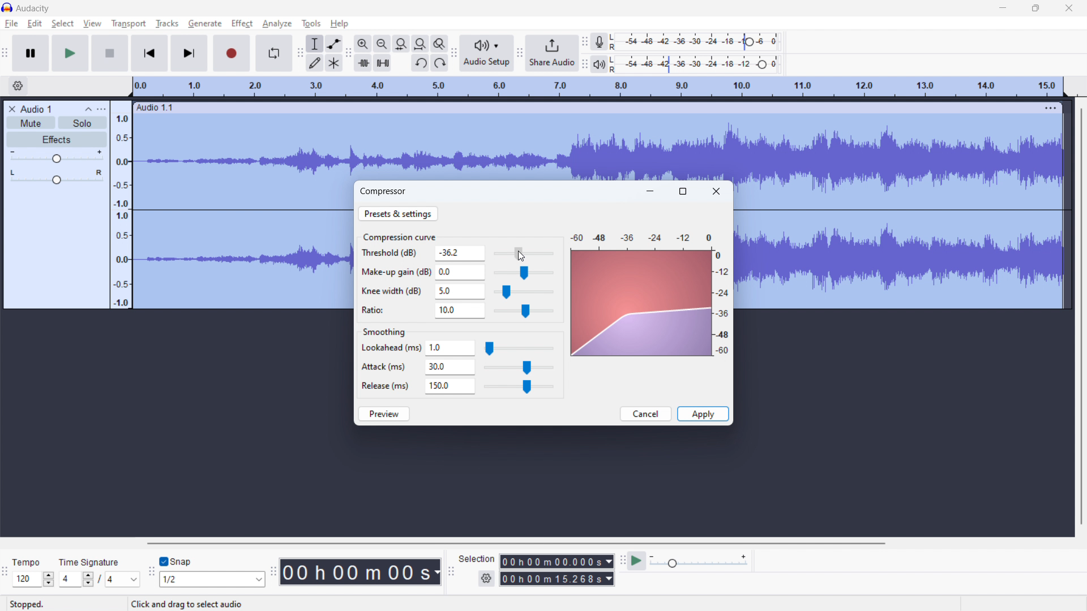  I want to click on lookahead slider, so click(519, 349).